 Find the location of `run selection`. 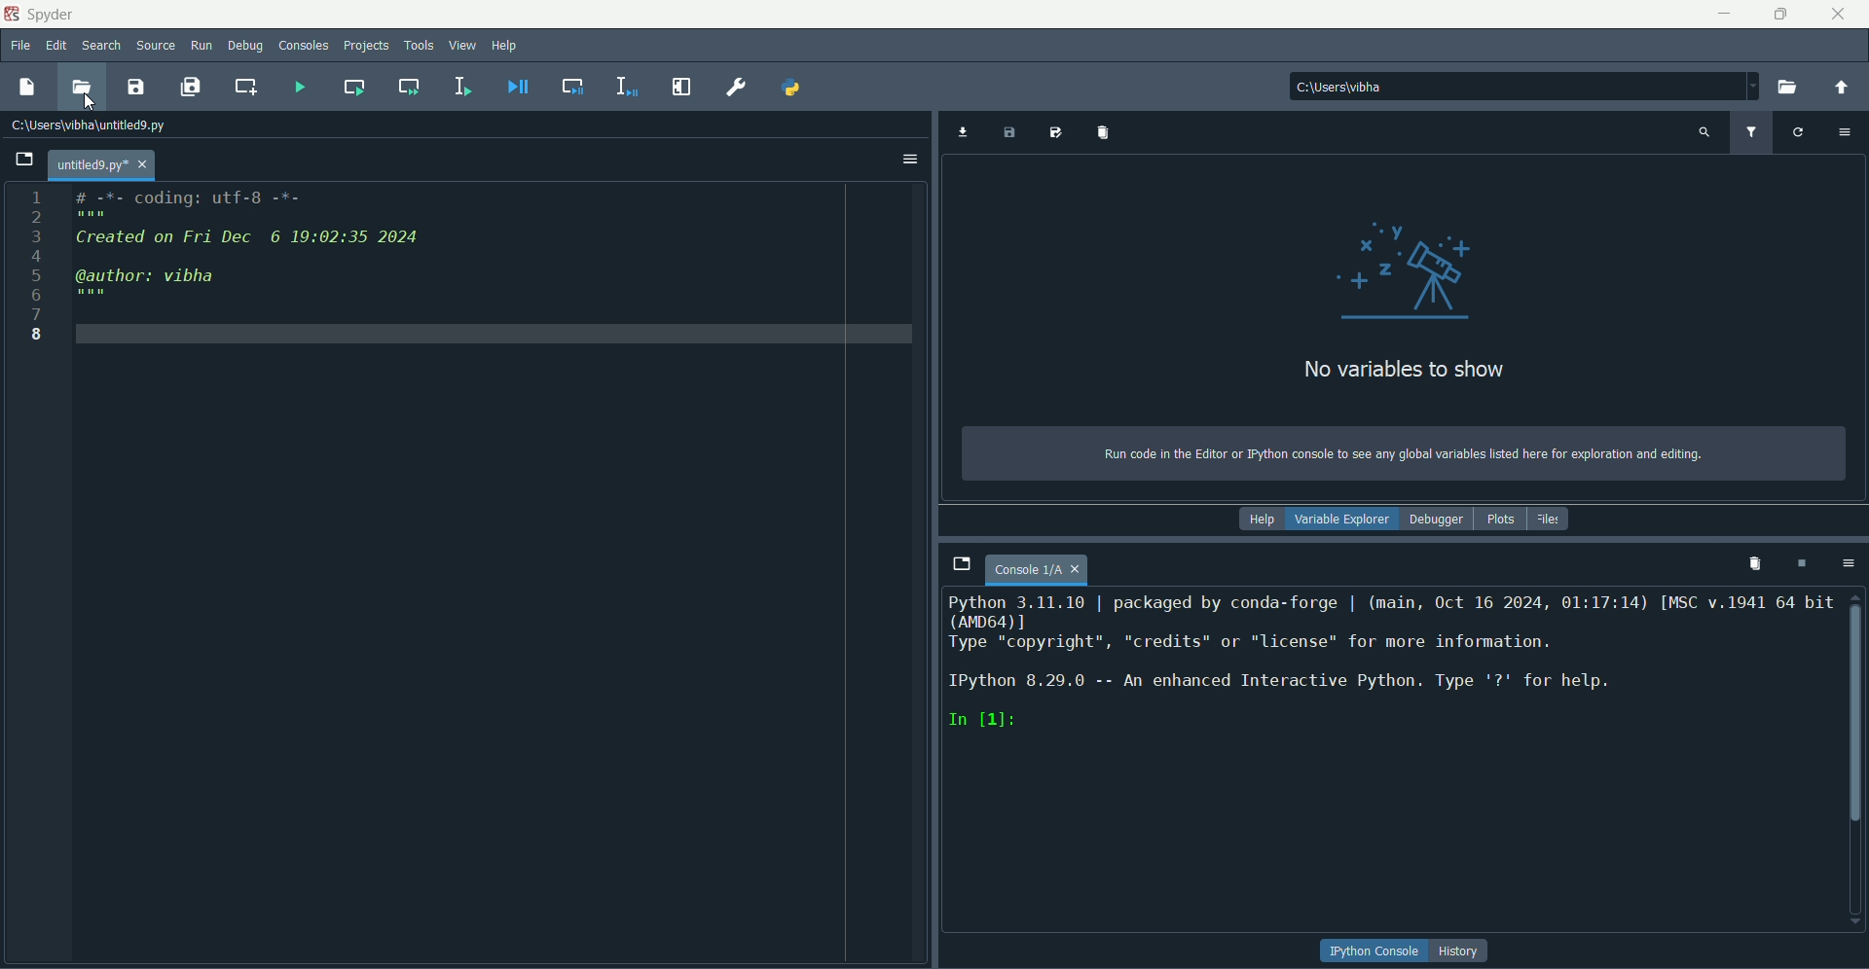

run selection is located at coordinates (464, 86).